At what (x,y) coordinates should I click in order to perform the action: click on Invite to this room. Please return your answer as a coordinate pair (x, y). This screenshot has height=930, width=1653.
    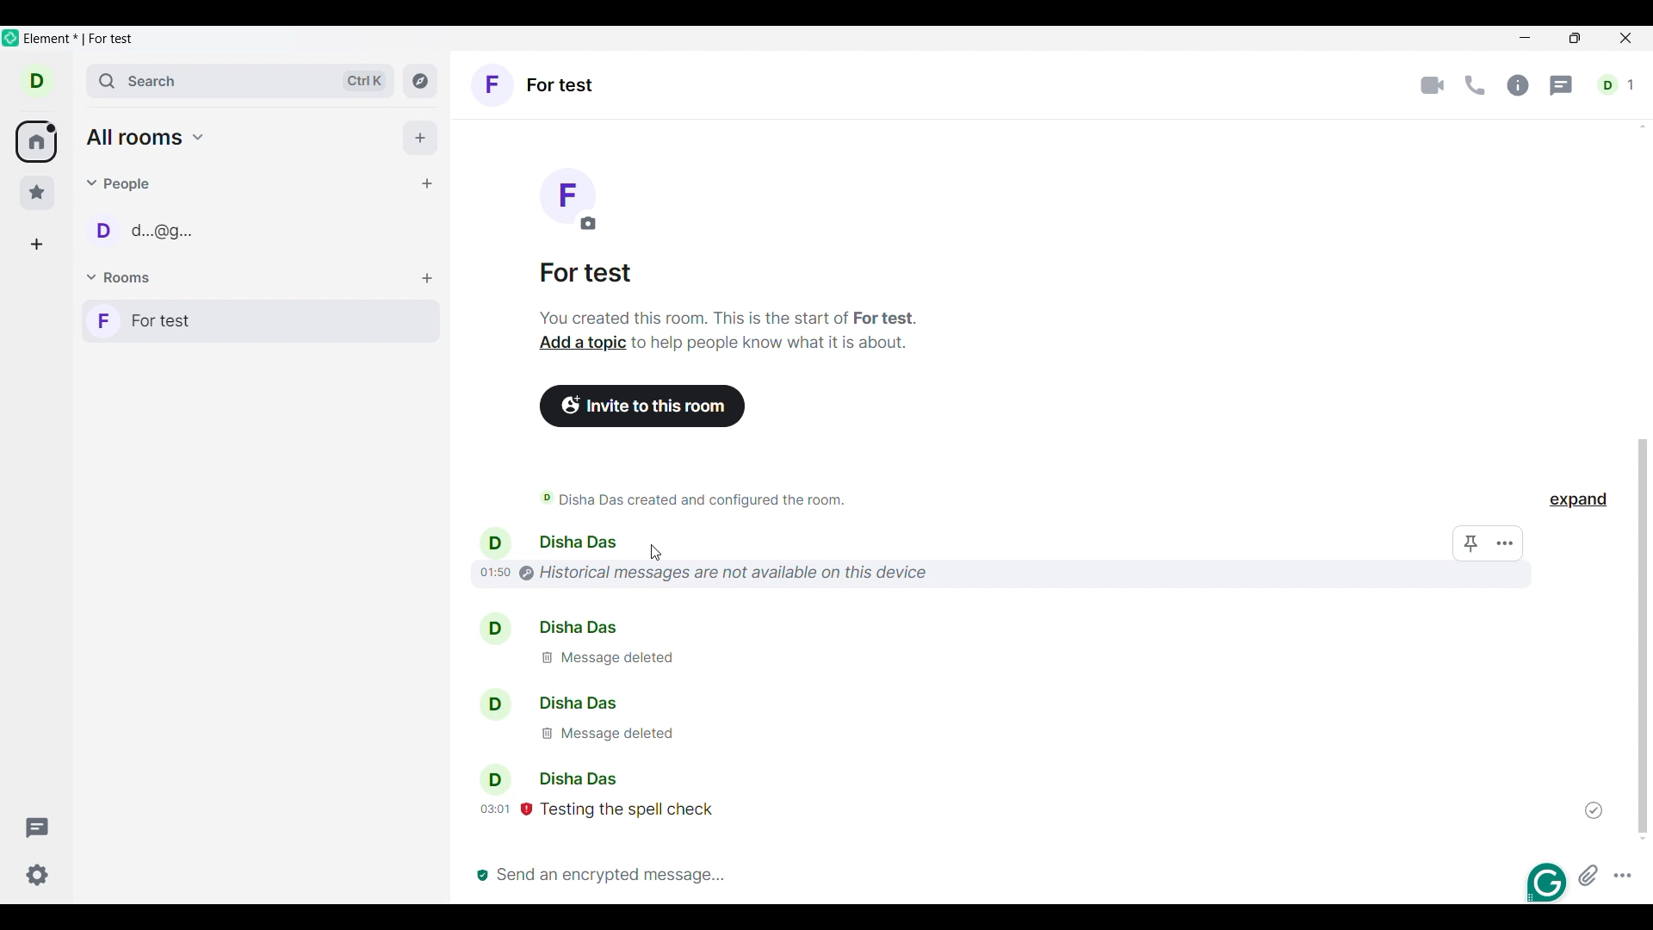
    Looking at the image, I should click on (644, 406).